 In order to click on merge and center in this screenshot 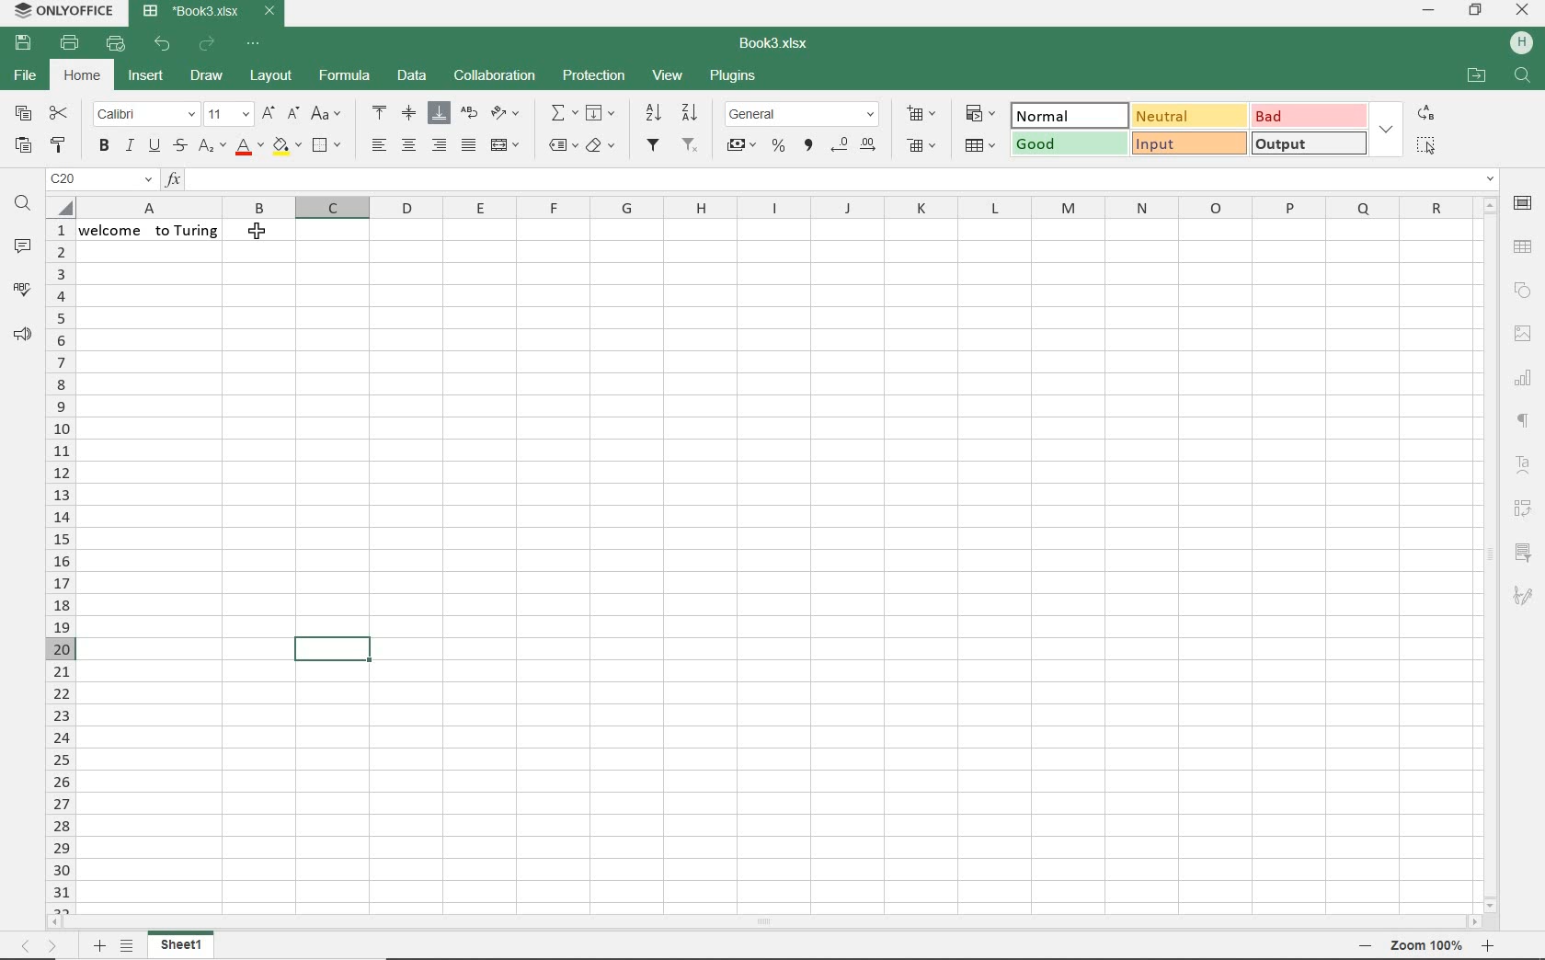, I will do `click(506, 146)`.